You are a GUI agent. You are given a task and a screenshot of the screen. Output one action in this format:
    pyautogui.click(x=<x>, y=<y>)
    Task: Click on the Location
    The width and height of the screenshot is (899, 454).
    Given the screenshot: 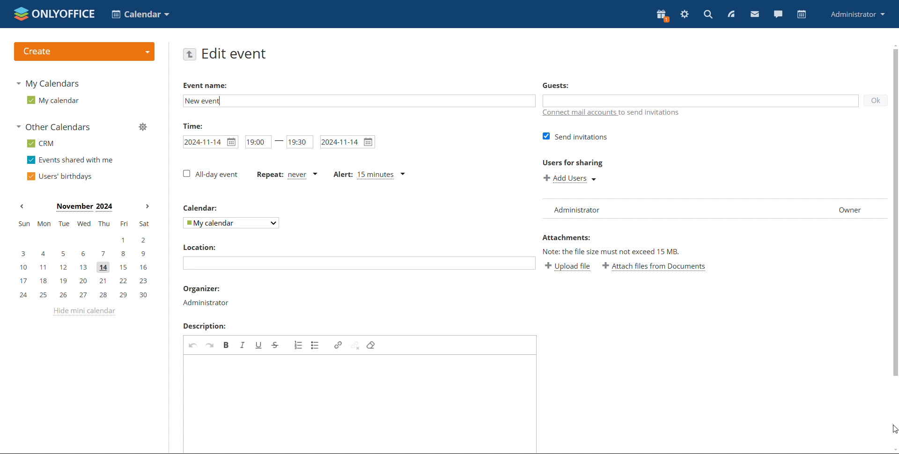 What is the action you would take?
    pyautogui.click(x=197, y=249)
    